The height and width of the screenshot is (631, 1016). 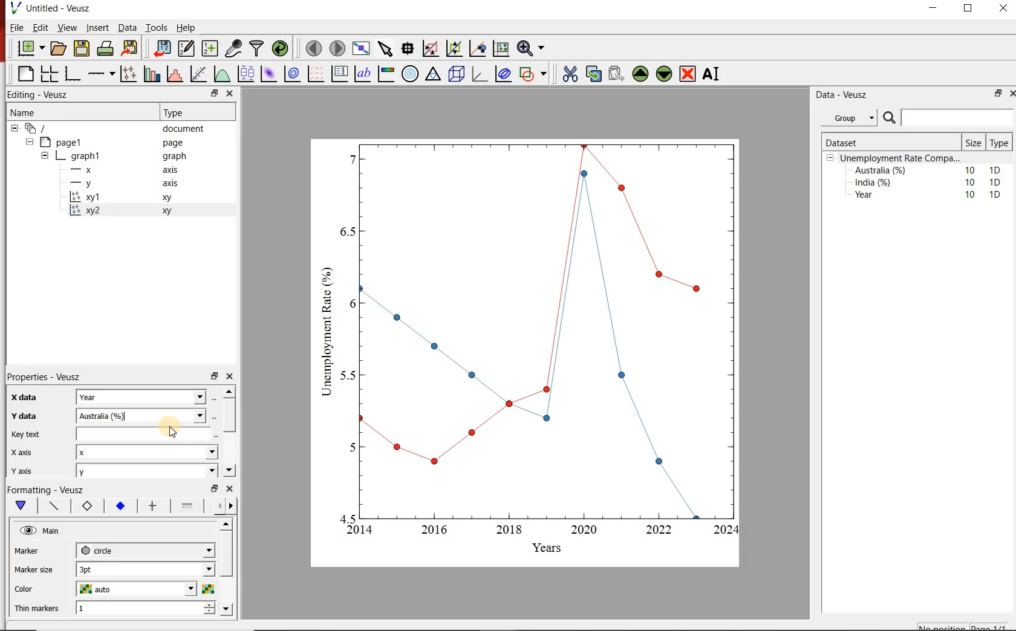 What do you see at coordinates (186, 28) in the screenshot?
I see `Help` at bounding box center [186, 28].